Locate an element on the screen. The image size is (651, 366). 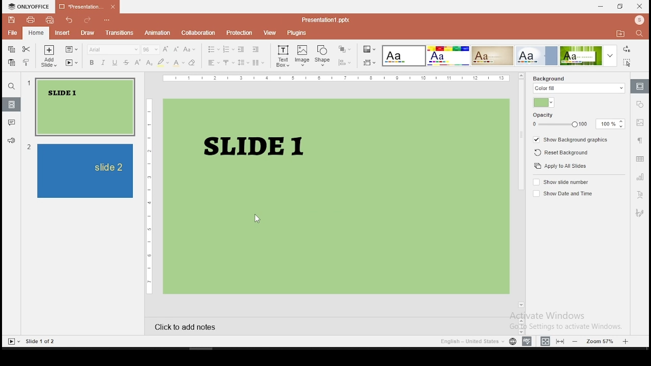
transitions is located at coordinates (120, 33).